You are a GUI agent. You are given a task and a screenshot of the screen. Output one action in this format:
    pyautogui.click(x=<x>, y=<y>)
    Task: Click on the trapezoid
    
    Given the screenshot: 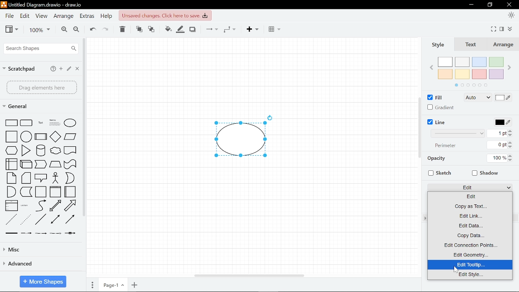 What is the action you would take?
    pyautogui.click(x=56, y=165)
    